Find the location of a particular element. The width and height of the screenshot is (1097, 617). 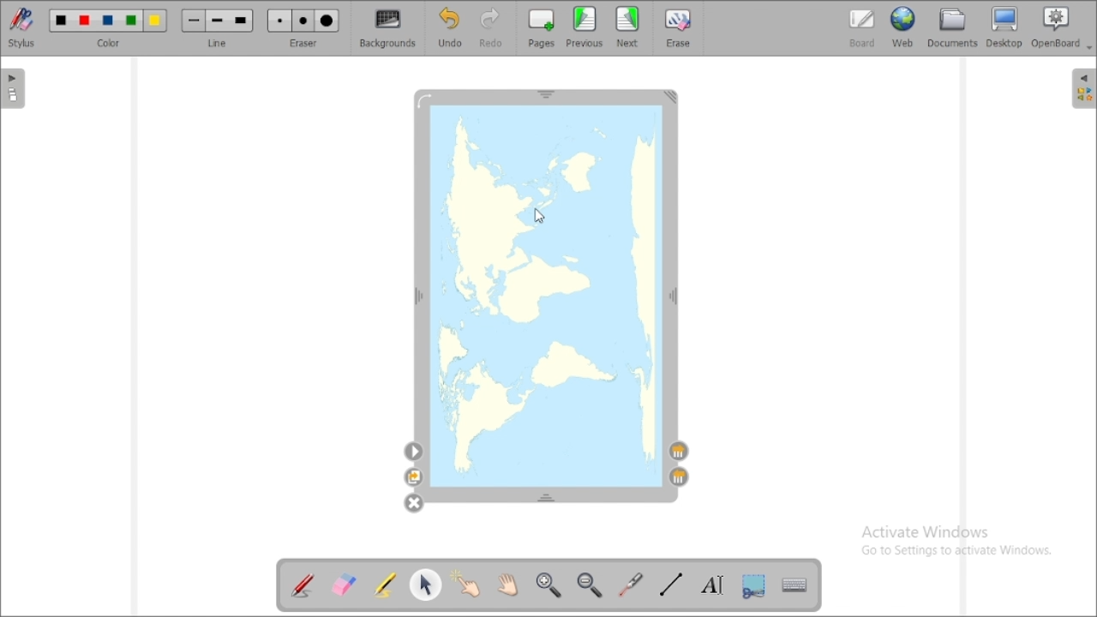

desktop is located at coordinates (1004, 27).